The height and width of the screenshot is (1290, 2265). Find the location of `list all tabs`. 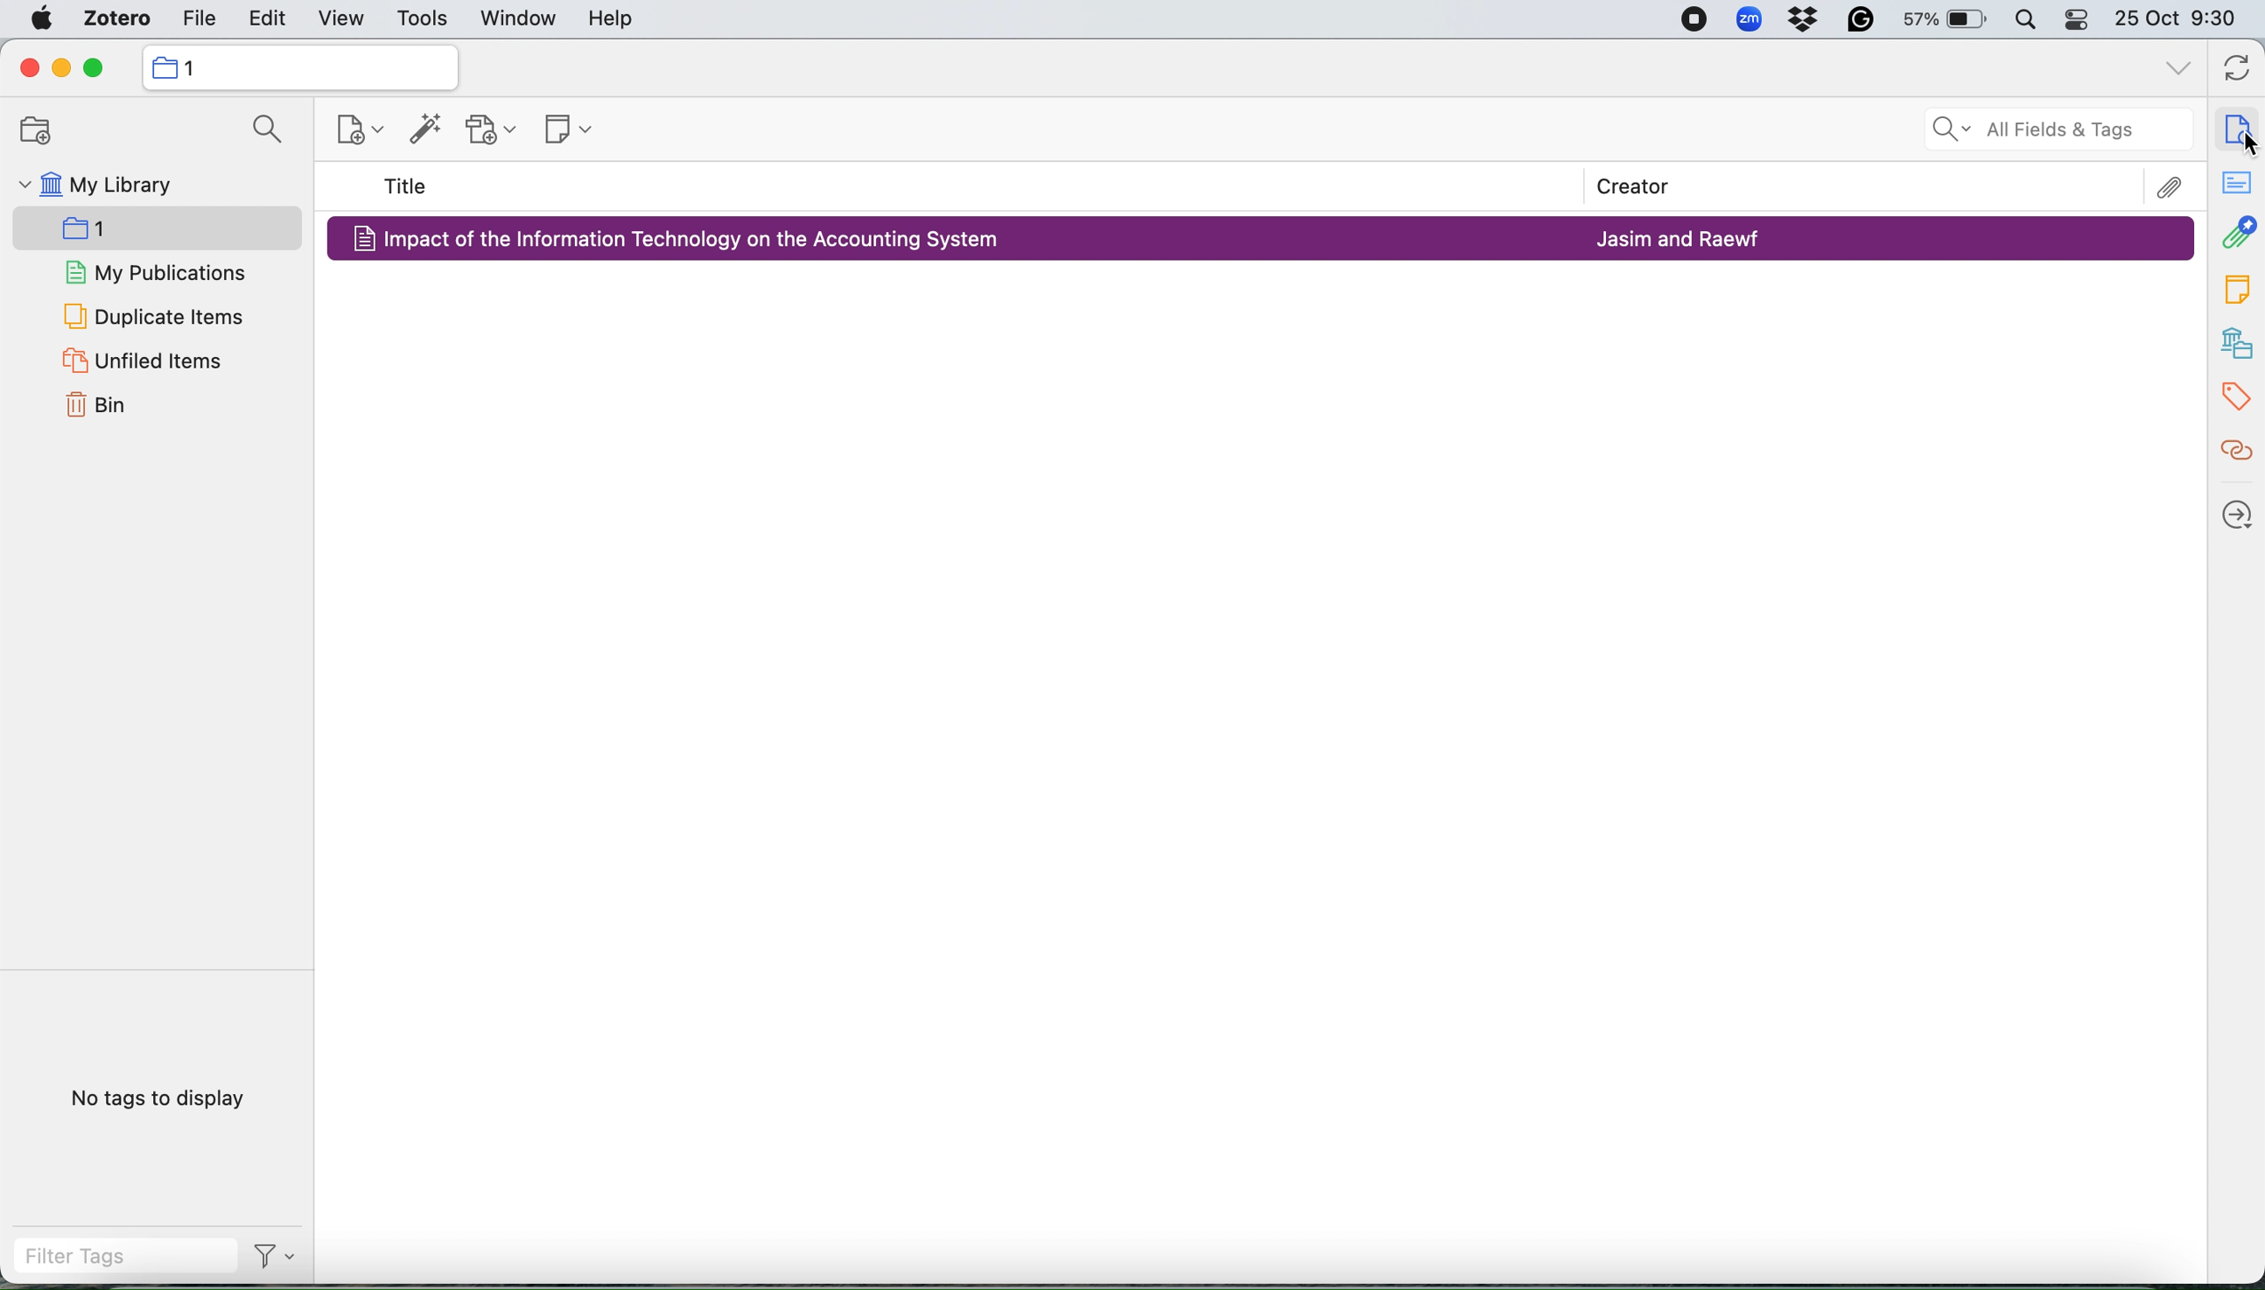

list all tabs is located at coordinates (2172, 71).